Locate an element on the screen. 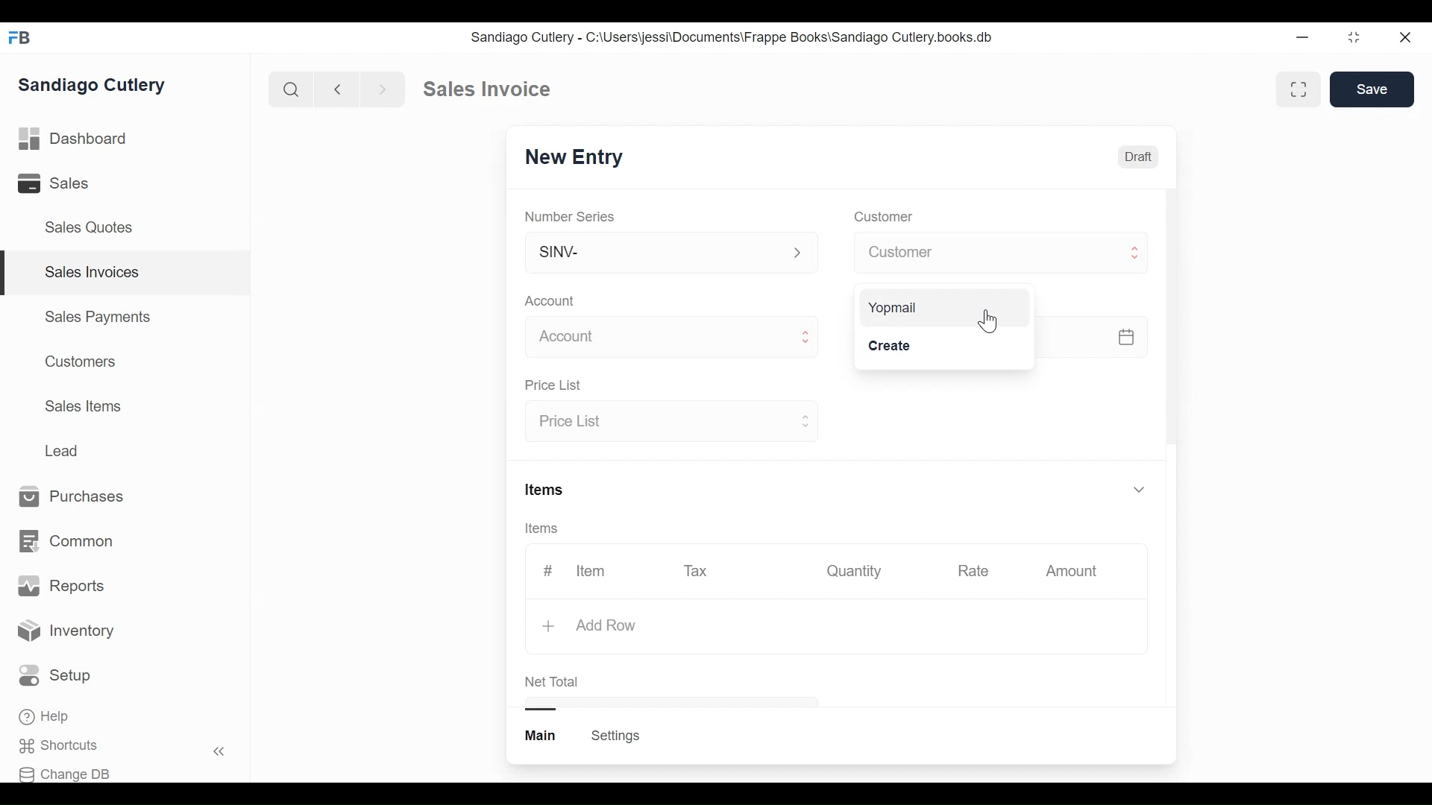 The width and height of the screenshot is (1432, 805). New Entry is located at coordinates (569, 159).